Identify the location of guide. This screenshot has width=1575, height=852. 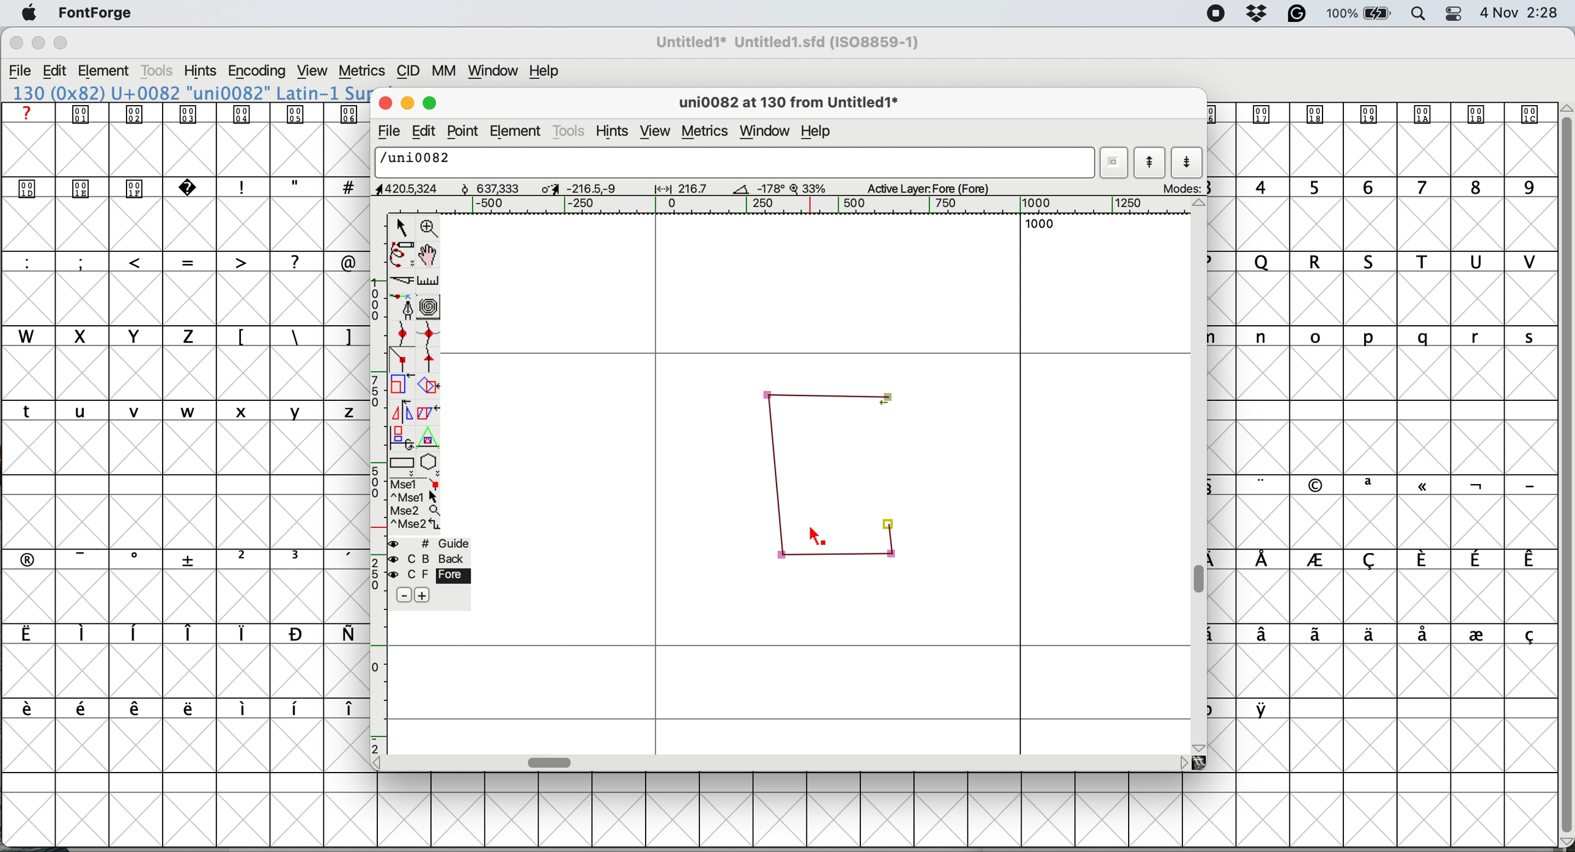
(430, 543).